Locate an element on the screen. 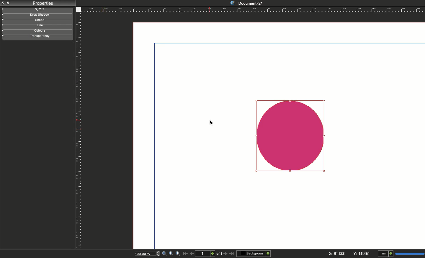 Image resolution: width=425 pixels, height=258 pixels. Last page is located at coordinates (232, 254).